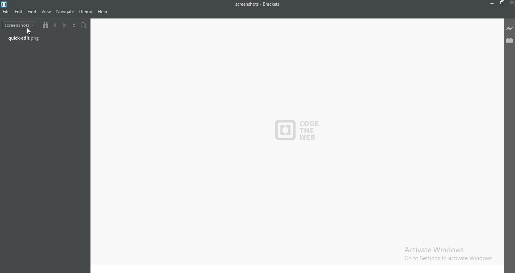  I want to click on Restore, so click(502, 3).